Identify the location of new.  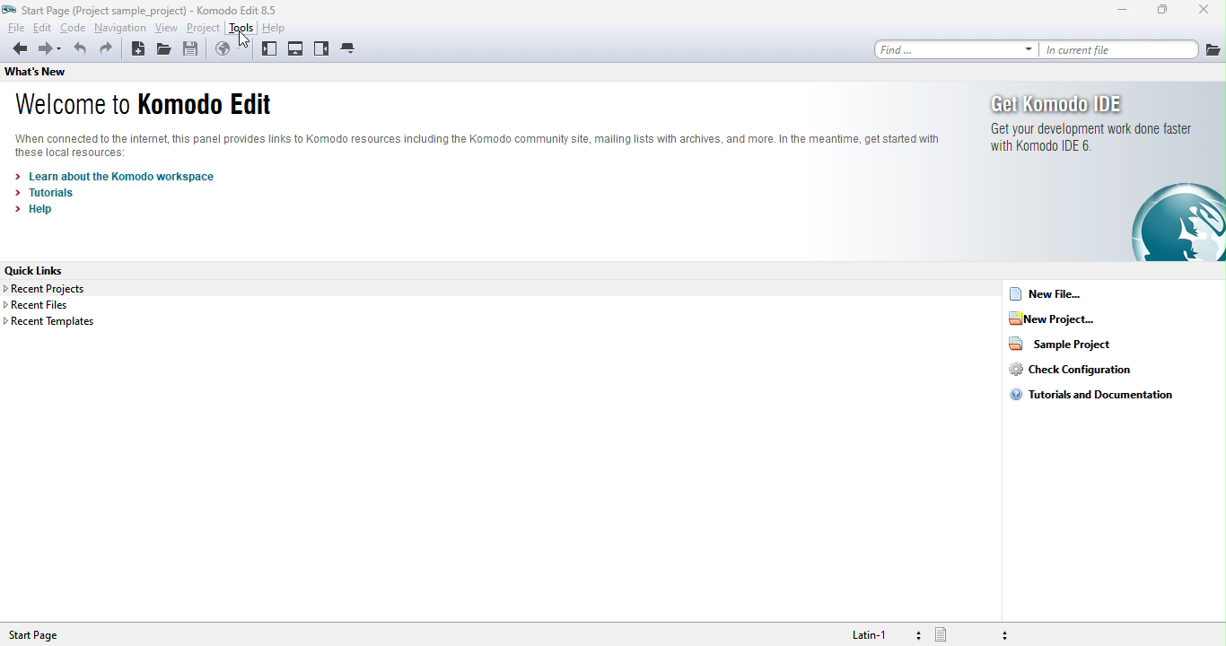
(140, 49).